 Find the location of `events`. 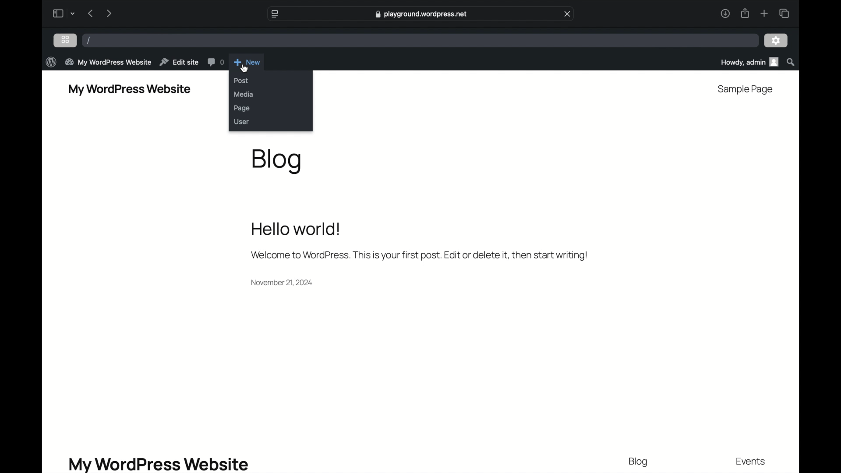

events is located at coordinates (751, 462).